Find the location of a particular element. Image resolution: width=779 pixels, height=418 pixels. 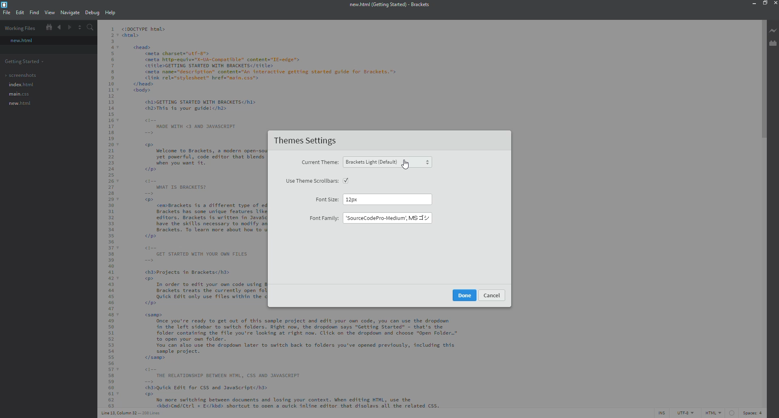

main is located at coordinates (19, 94).